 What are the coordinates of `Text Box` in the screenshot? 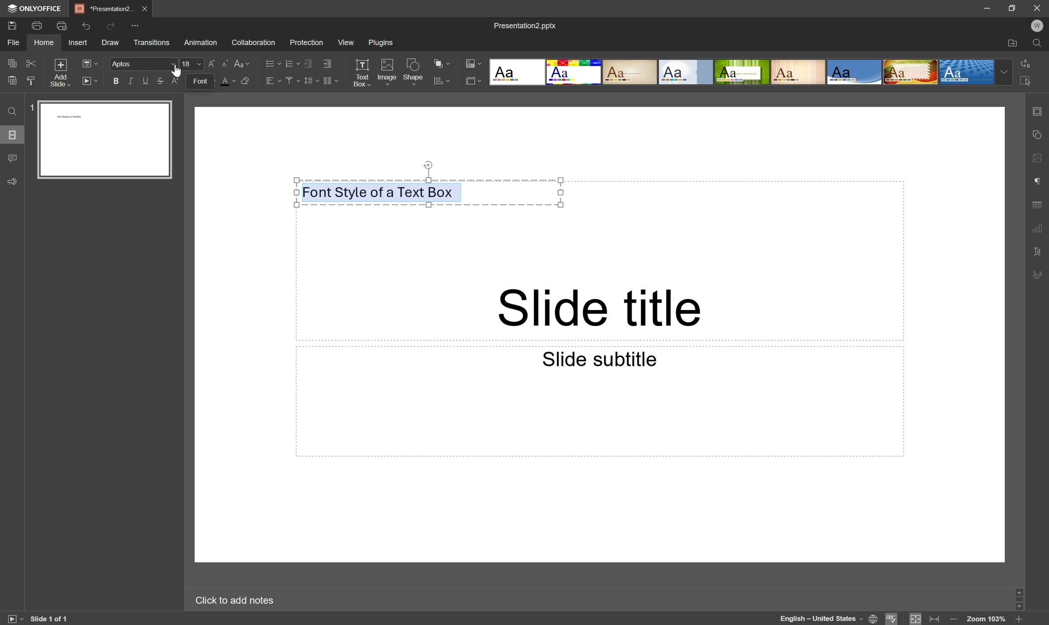 It's located at (361, 72).